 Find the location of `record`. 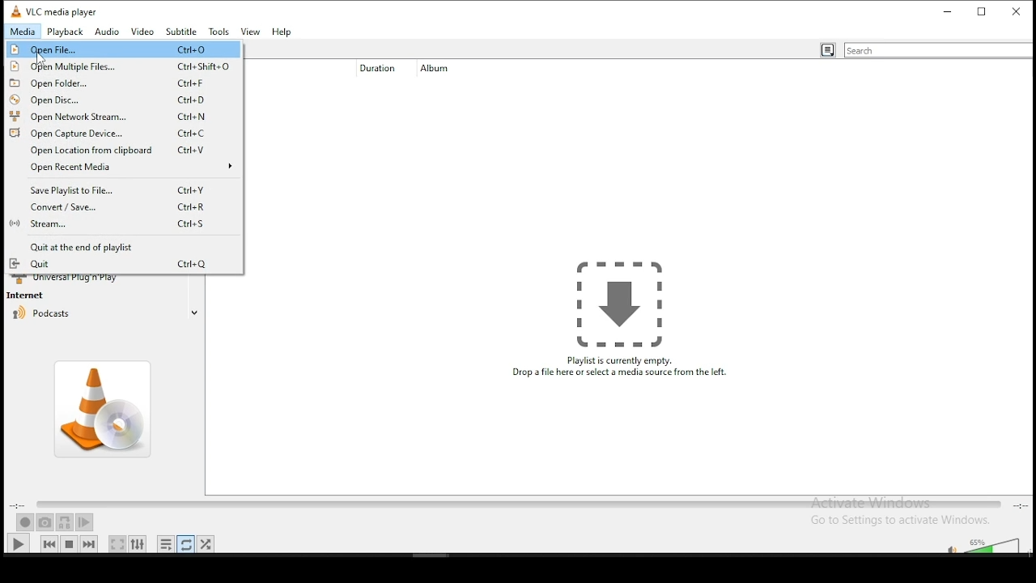

record is located at coordinates (25, 522).